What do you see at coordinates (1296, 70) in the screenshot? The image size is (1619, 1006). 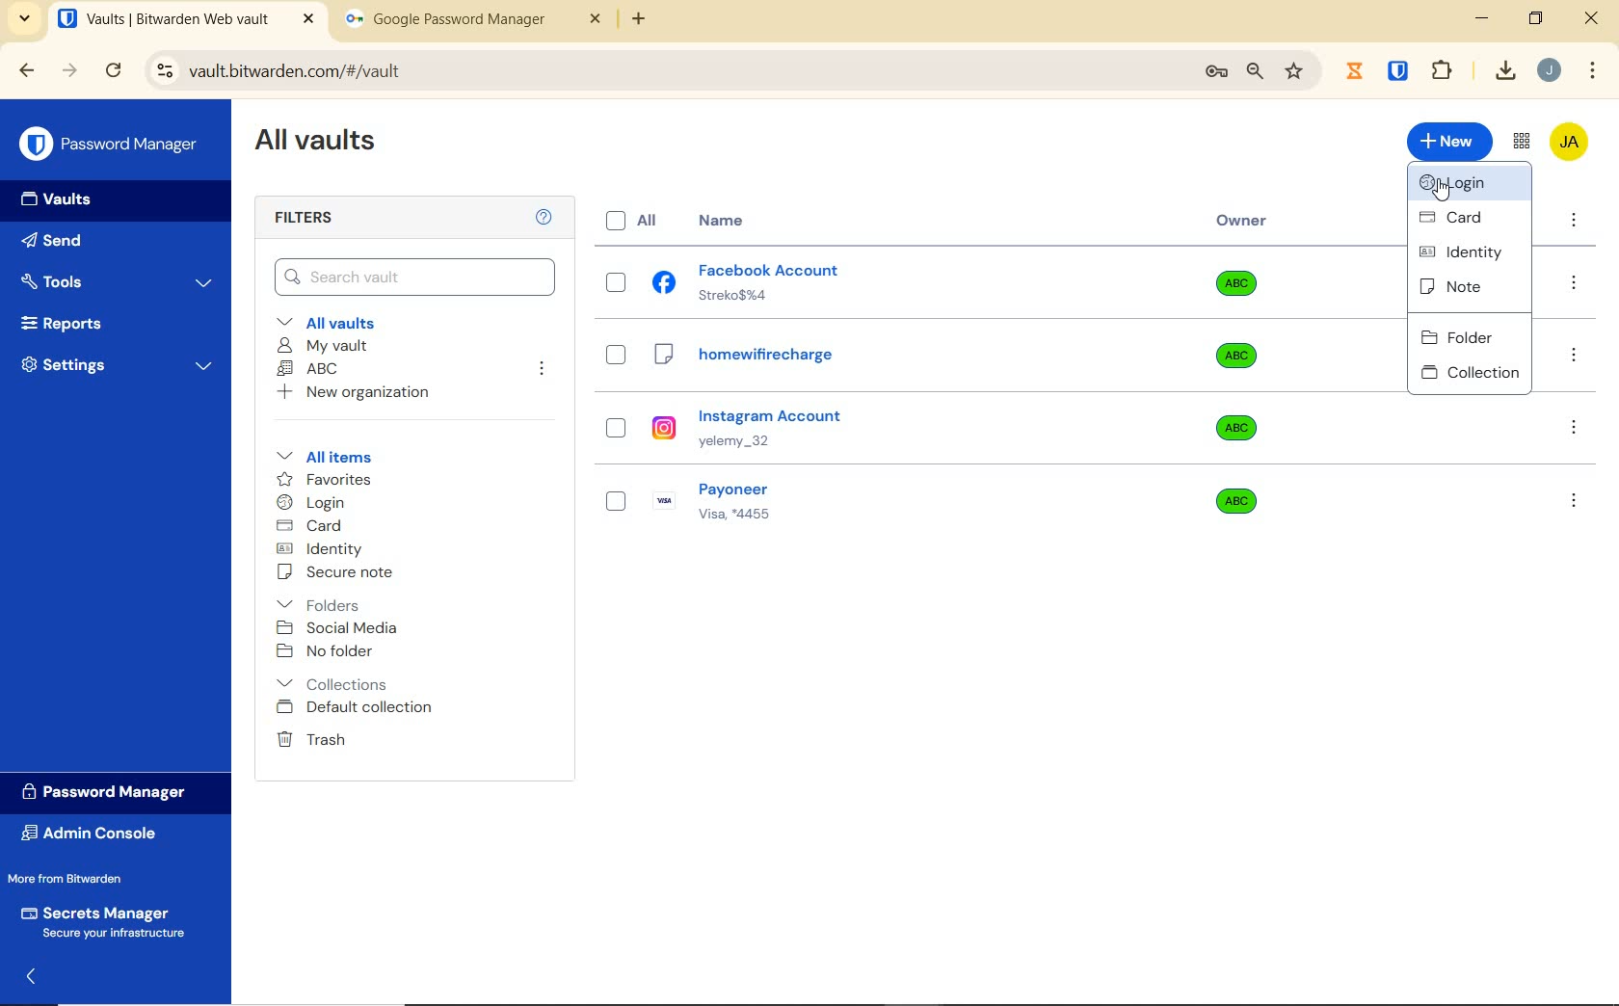 I see `bookmark` at bounding box center [1296, 70].